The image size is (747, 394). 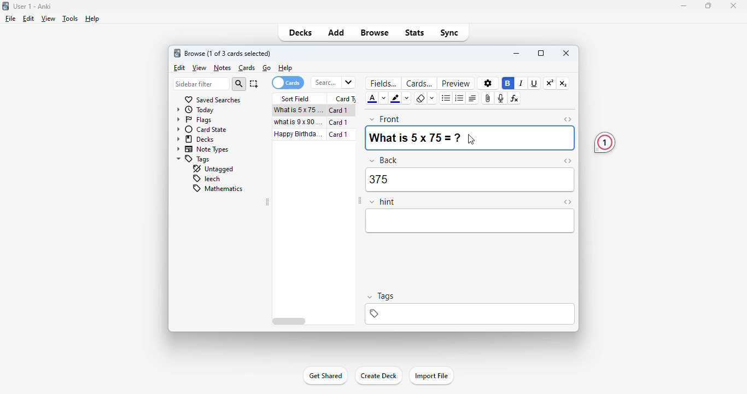 What do you see at coordinates (5, 6) in the screenshot?
I see `logo` at bounding box center [5, 6].